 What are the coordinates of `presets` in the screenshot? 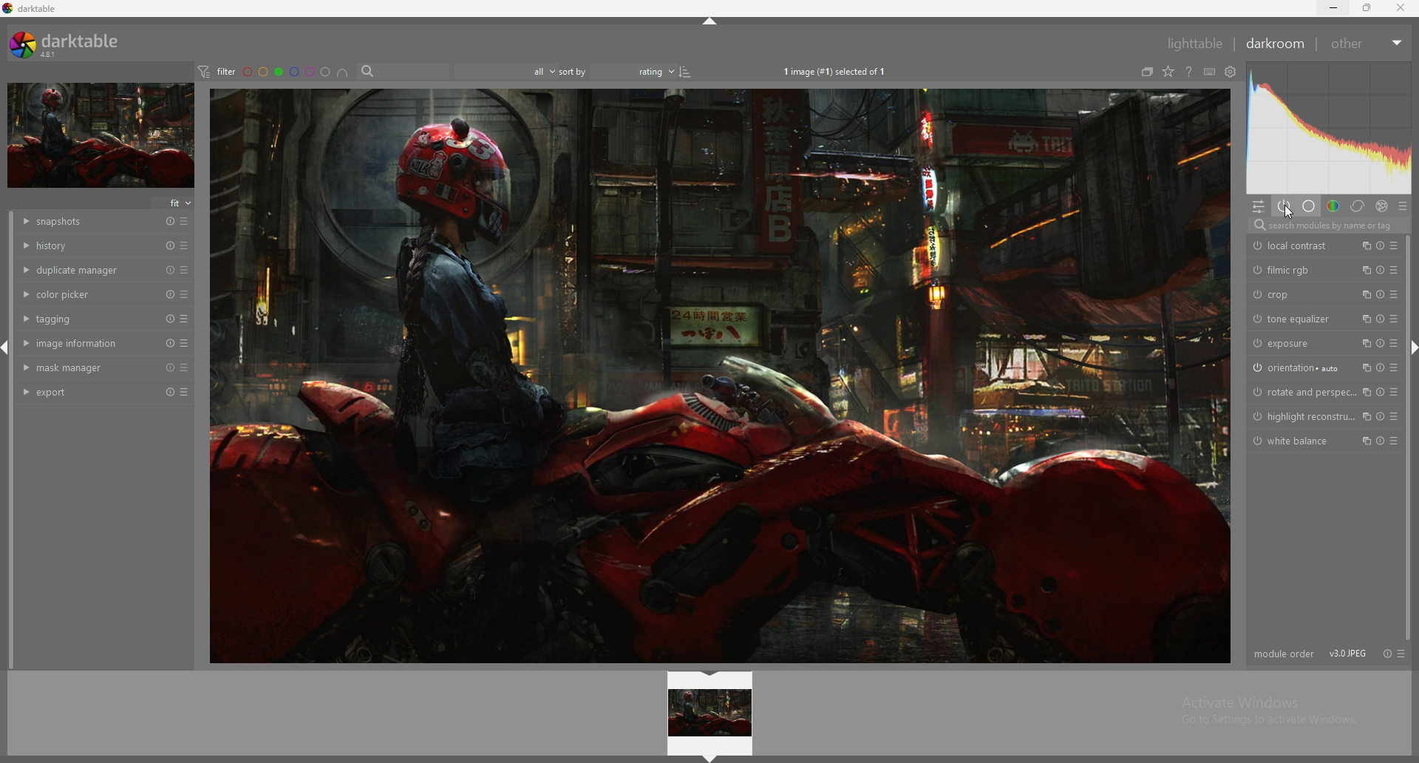 It's located at (1395, 393).